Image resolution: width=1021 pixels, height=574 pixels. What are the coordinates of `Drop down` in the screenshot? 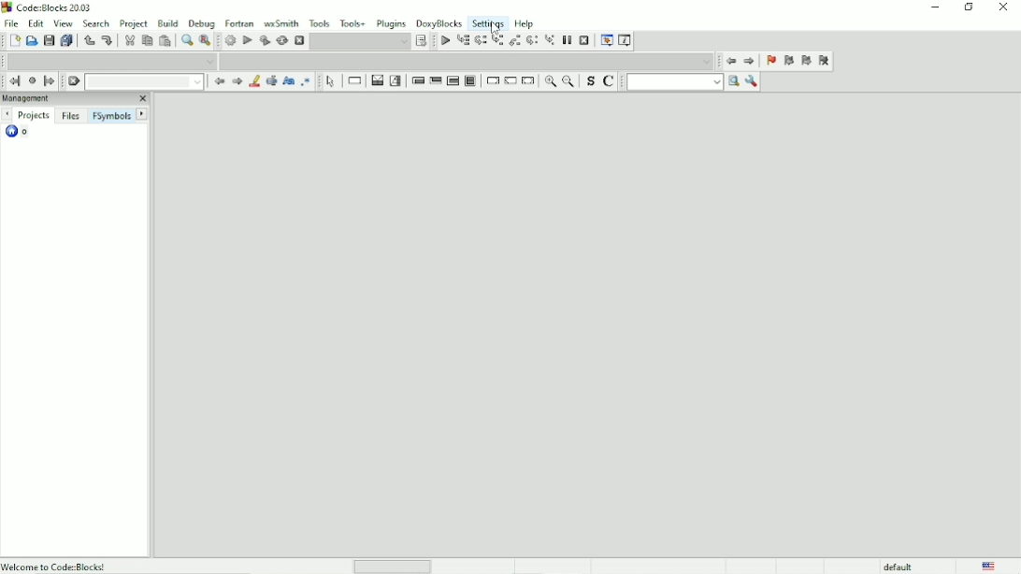 It's located at (111, 62).